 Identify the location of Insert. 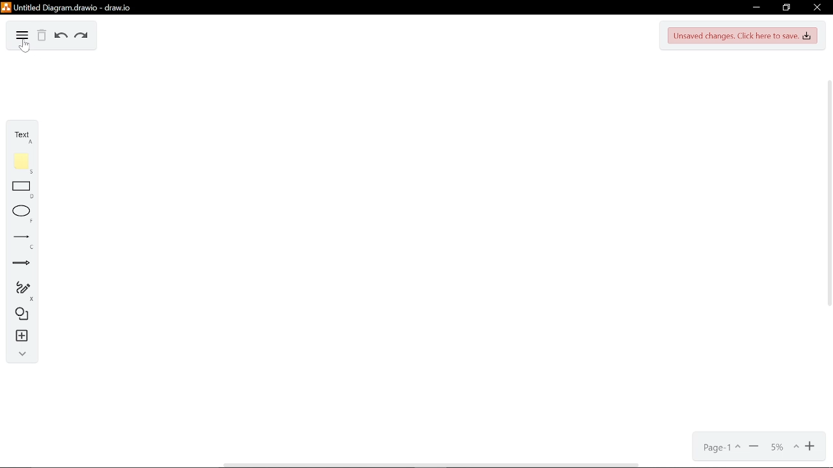
(18, 337).